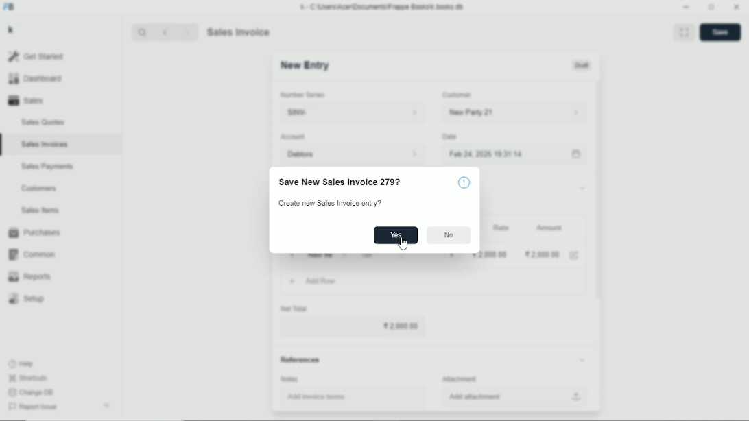  I want to click on FB, so click(10, 7).